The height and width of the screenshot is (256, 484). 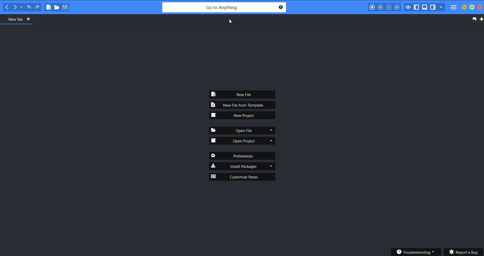 I want to click on minimize, so click(x=464, y=7).